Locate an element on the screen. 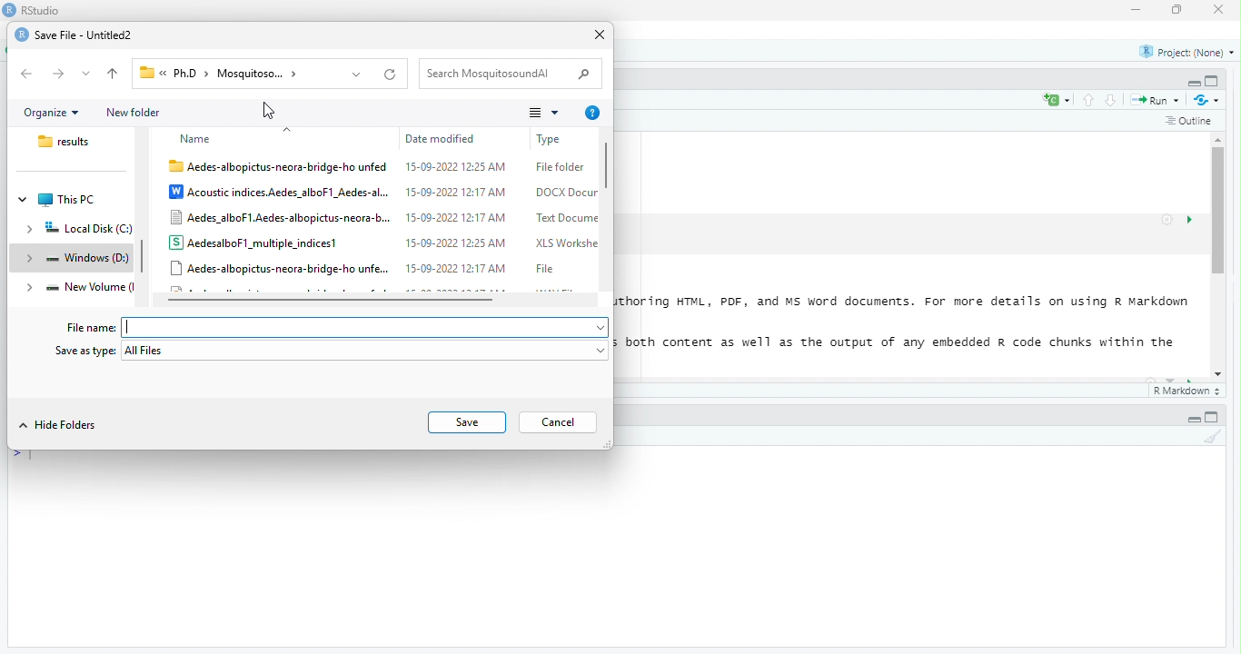 Image resolution: width=1241 pixels, height=654 pixels. RStudio is located at coordinates (42, 10).